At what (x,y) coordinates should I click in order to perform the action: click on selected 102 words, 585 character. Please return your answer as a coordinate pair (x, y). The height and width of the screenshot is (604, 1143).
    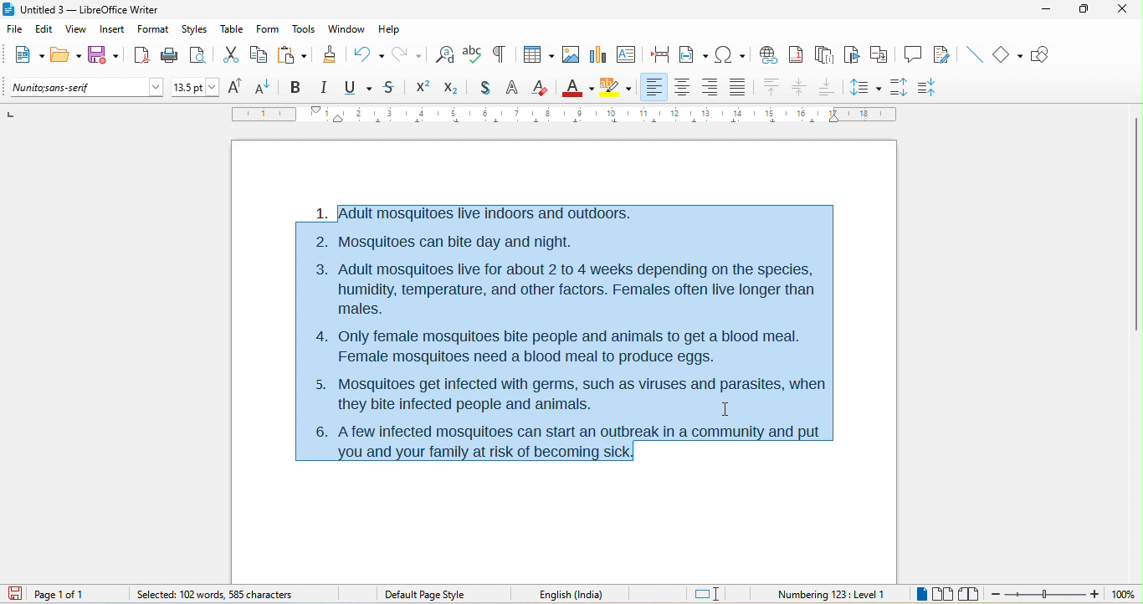
    Looking at the image, I should click on (215, 594).